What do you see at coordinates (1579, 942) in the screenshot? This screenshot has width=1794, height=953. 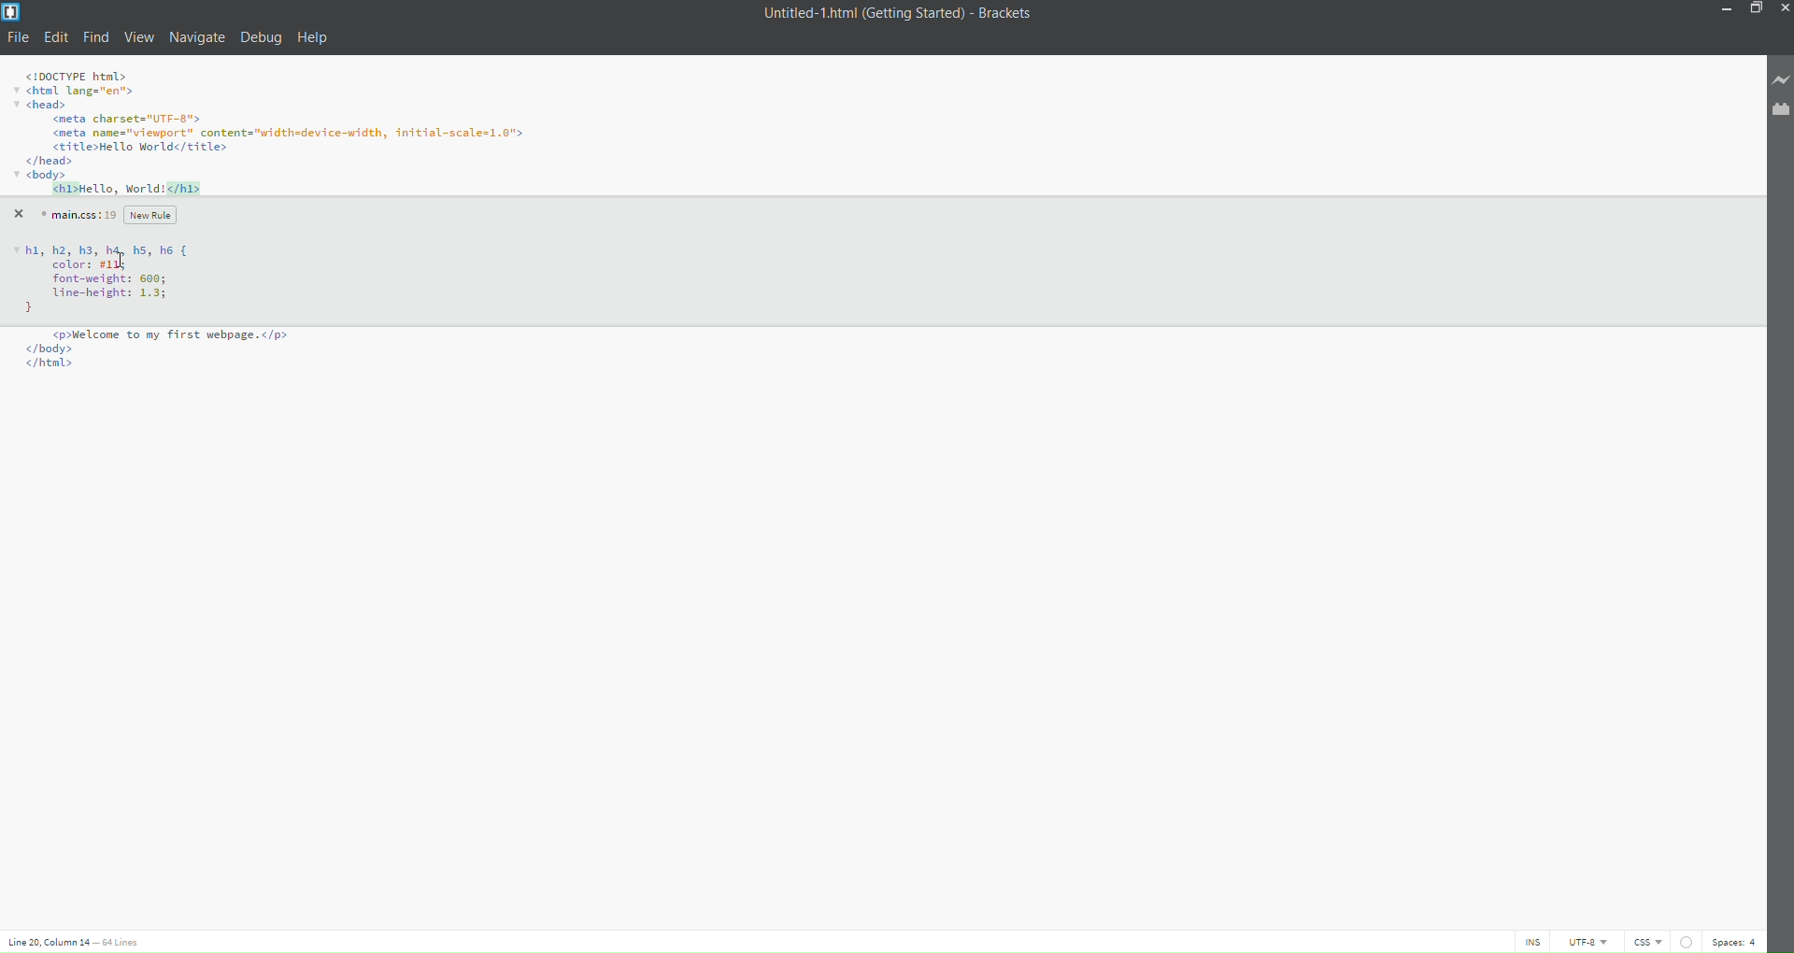 I see `utf-8` at bounding box center [1579, 942].